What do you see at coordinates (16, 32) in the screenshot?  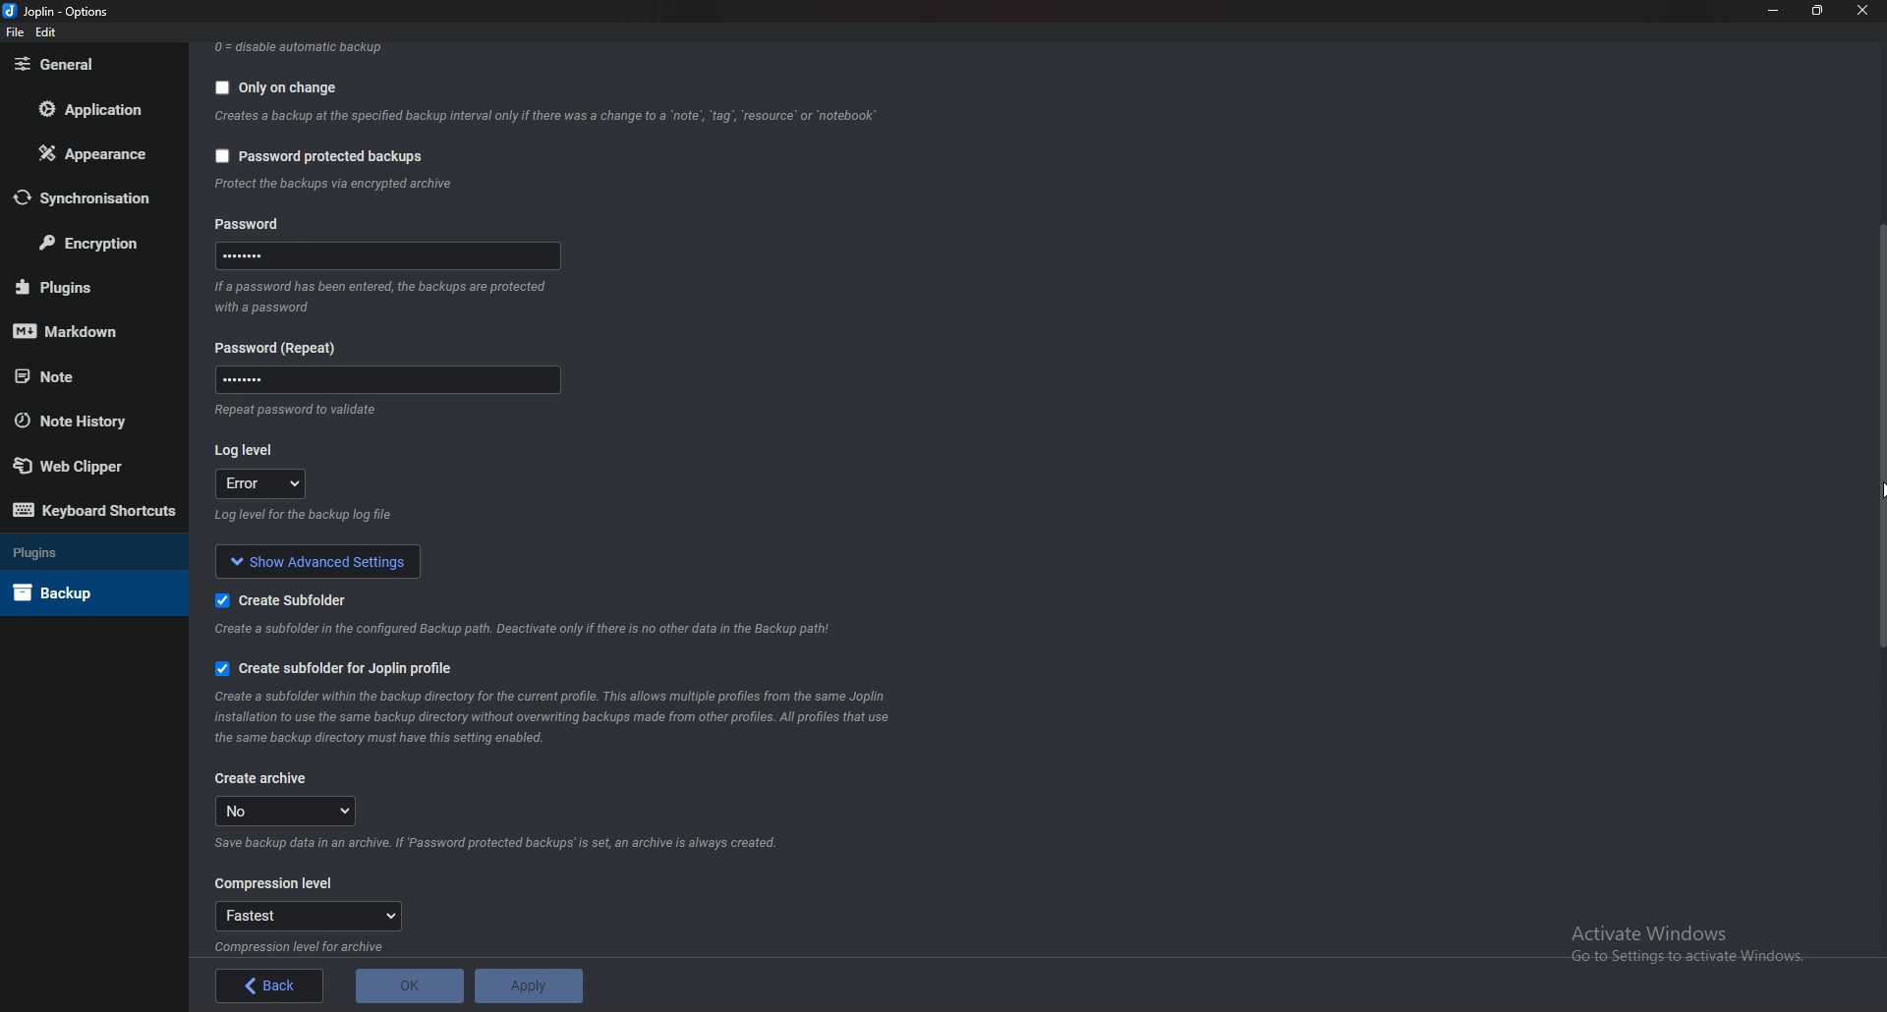 I see `file` at bounding box center [16, 32].